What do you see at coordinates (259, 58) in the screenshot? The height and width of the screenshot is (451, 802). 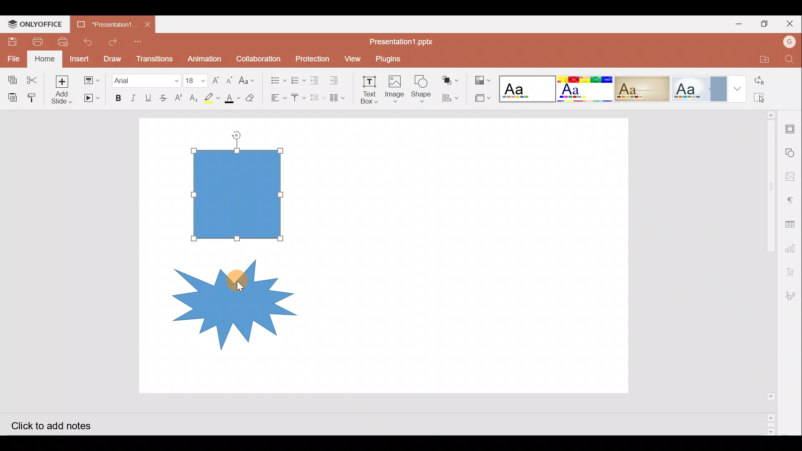 I see `Collaboration` at bounding box center [259, 58].